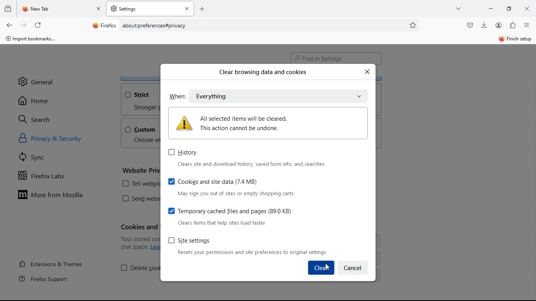 The height and width of the screenshot is (301, 536). I want to click on everything, so click(242, 96).